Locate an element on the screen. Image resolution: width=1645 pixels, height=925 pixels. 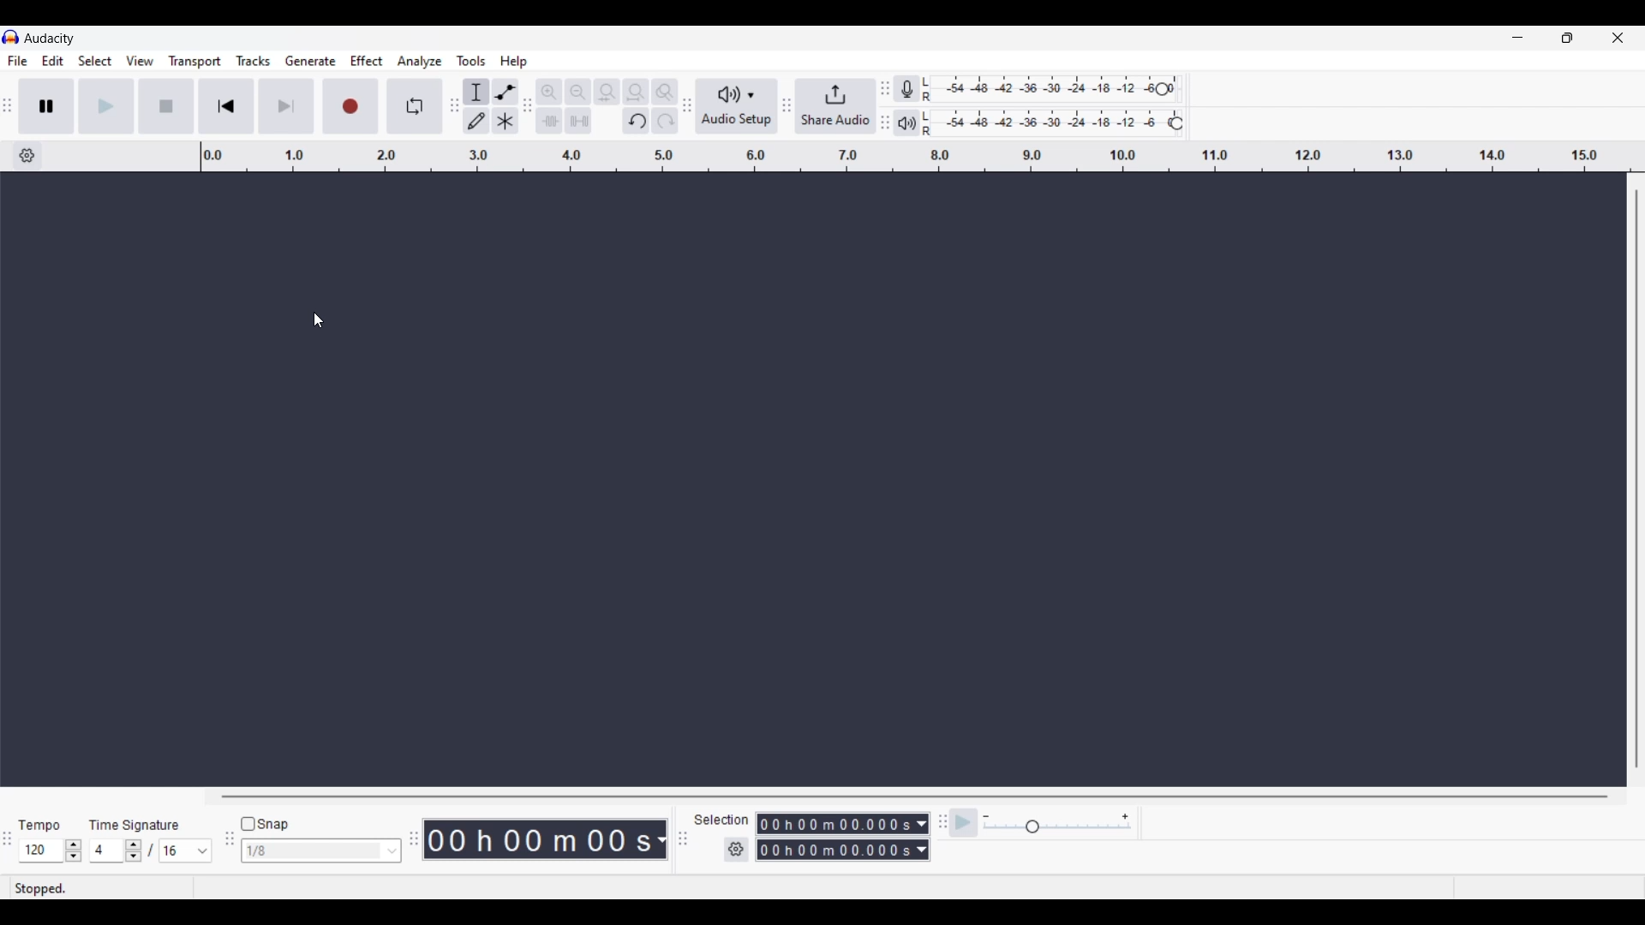
Zoom in is located at coordinates (548, 92).